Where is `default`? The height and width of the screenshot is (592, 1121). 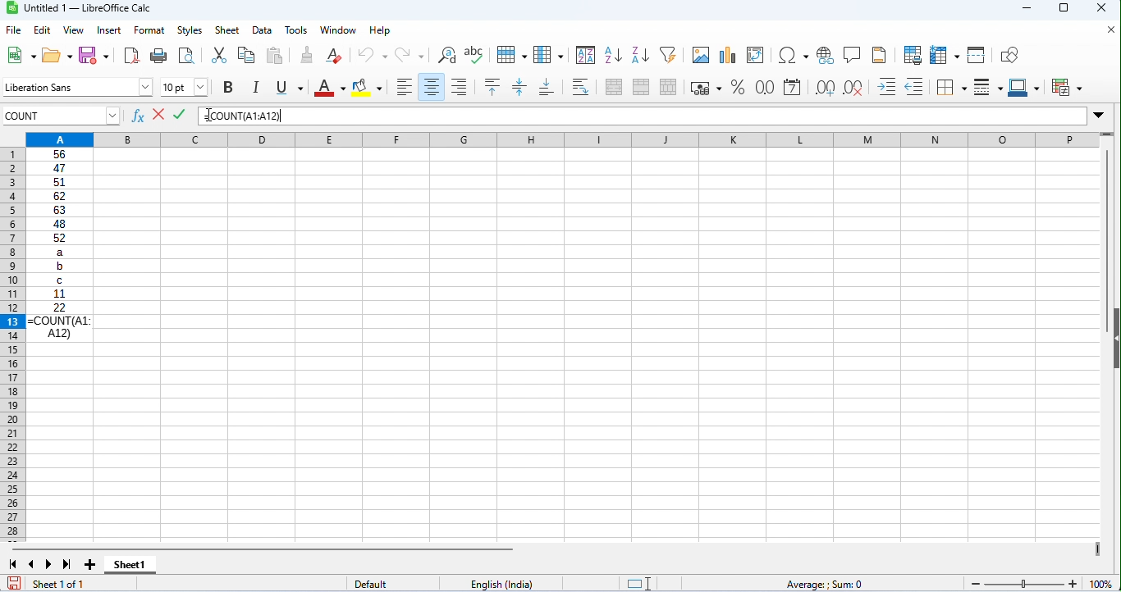
default is located at coordinates (392, 583).